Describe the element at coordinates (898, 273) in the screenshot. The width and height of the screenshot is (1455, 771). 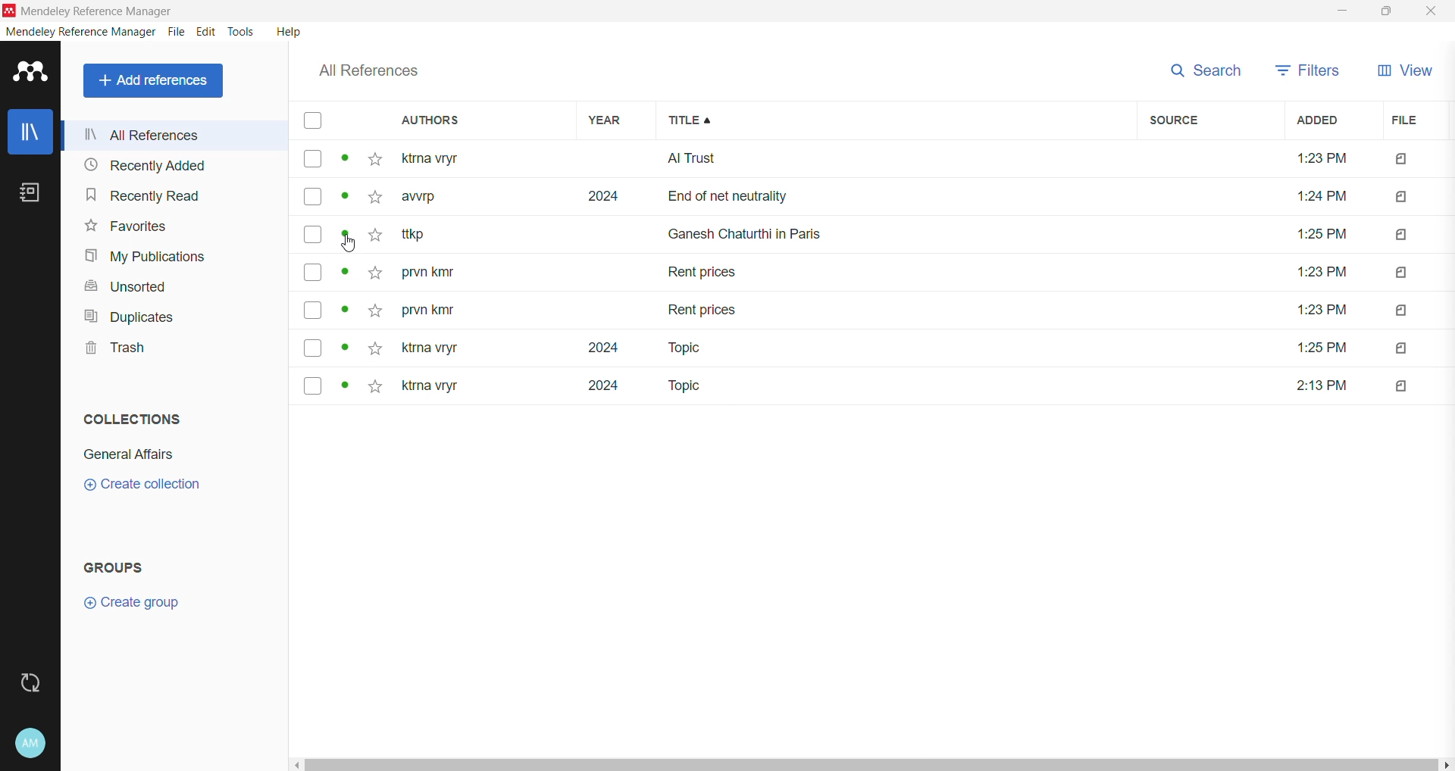
I see `Titles of the references available in the Library` at that location.